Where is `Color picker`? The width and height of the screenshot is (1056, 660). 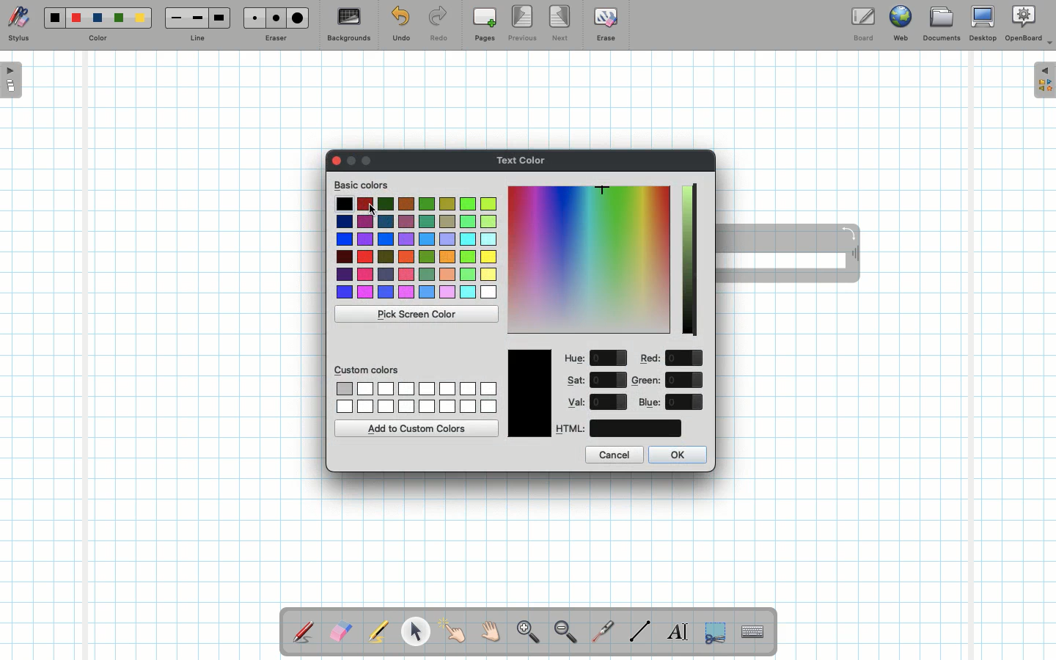 Color picker is located at coordinates (589, 260).